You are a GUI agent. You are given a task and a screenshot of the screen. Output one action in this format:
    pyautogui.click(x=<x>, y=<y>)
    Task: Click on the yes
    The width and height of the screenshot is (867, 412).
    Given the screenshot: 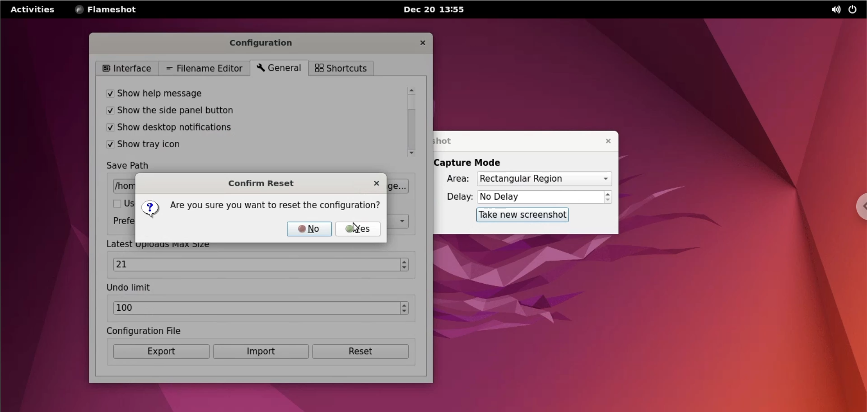 What is the action you would take?
    pyautogui.click(x=359, y=229)
    